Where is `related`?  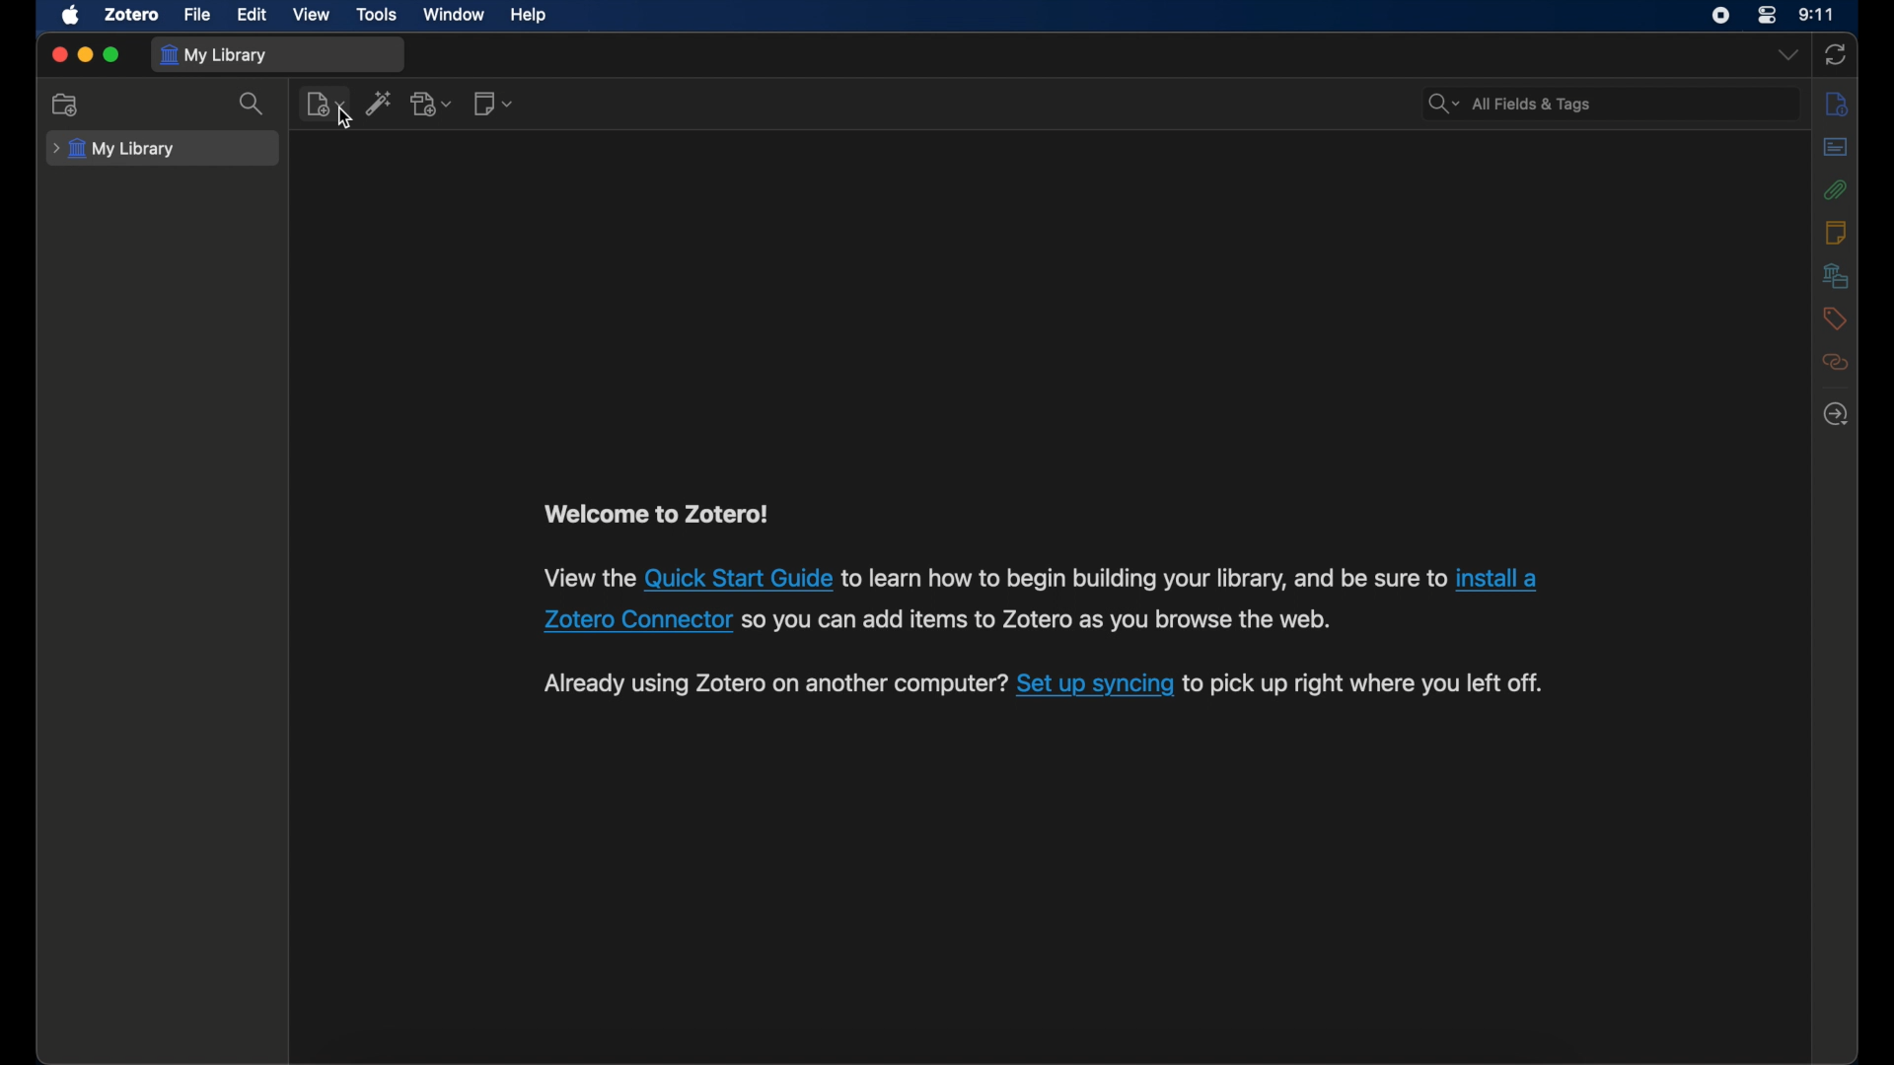 related is located at coordinates (1837, 362).